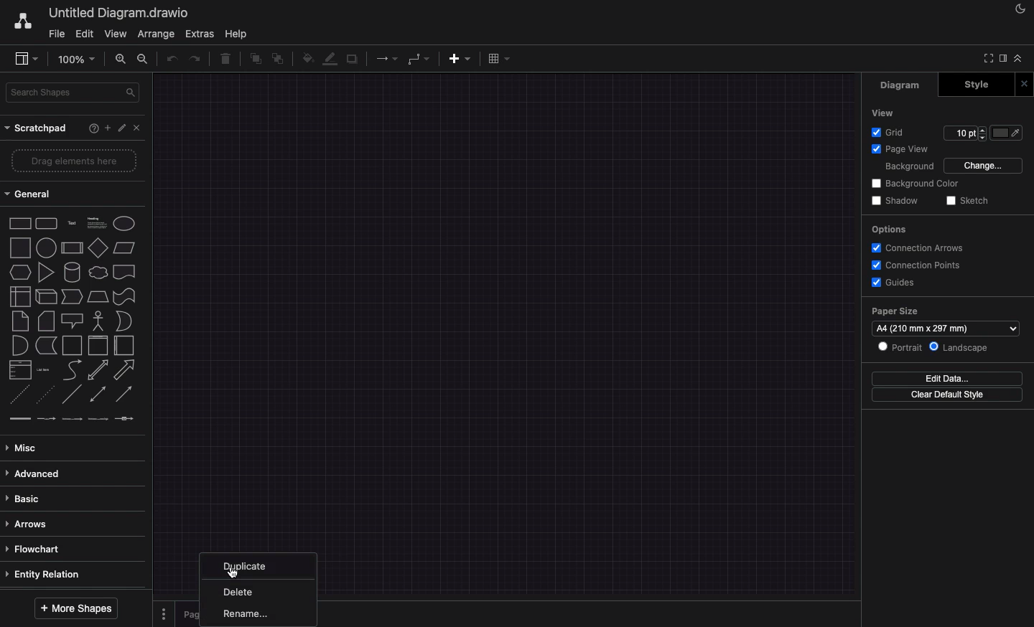  Describe the element at coordinates (895, 283) in the screenshot. I see `guides` at that location.